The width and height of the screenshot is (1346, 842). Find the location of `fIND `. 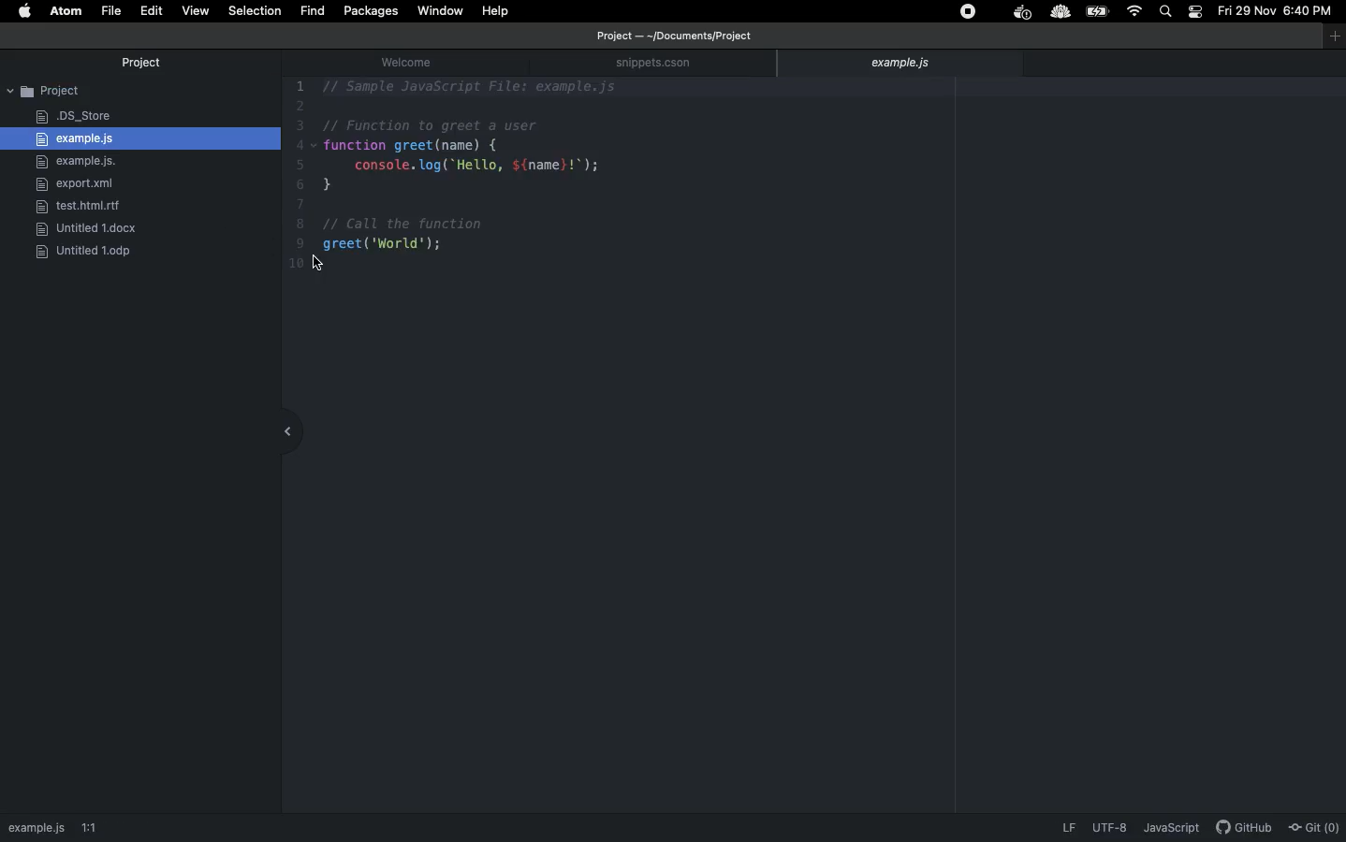

fIND  is located at coordinates (312, 10).